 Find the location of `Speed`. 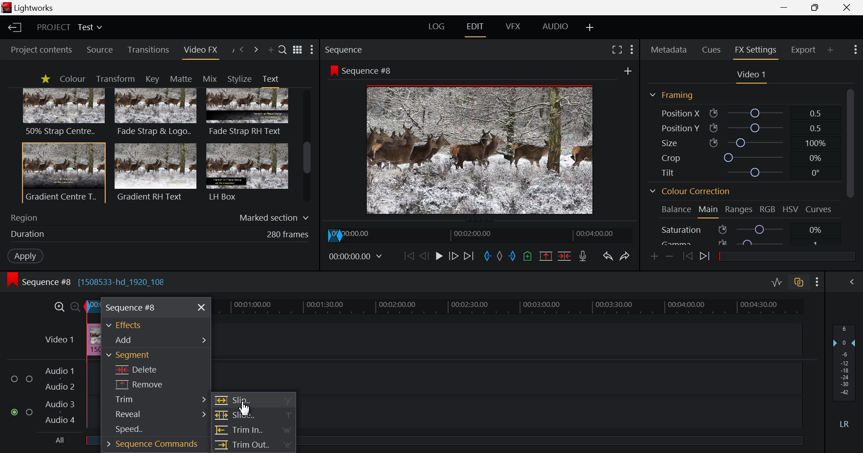

Speed is located at coordinates (147, 431).